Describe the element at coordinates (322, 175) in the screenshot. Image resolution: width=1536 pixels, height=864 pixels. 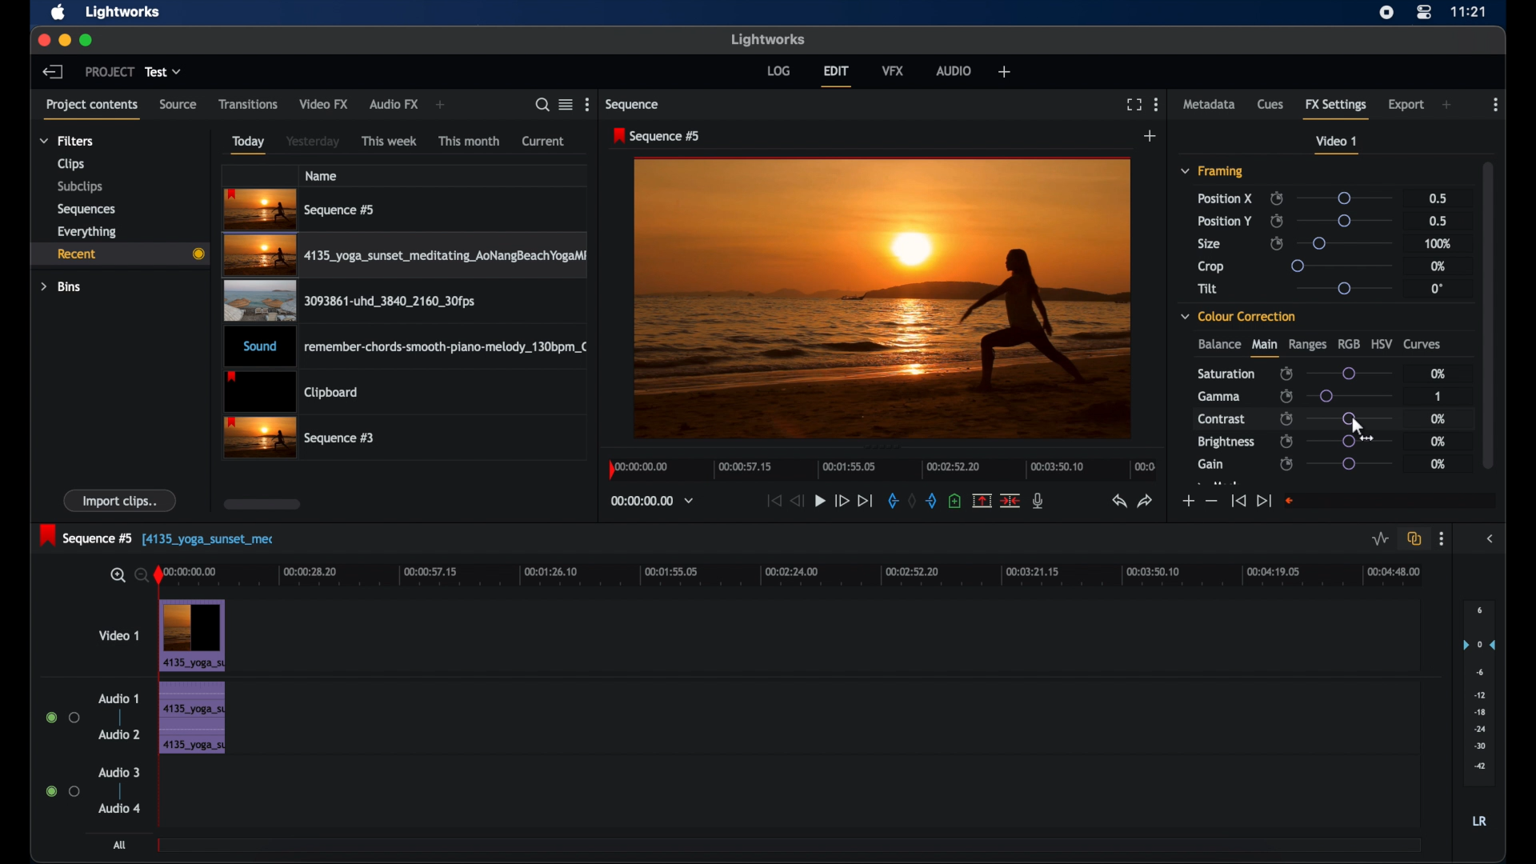
I see `name` at that location.